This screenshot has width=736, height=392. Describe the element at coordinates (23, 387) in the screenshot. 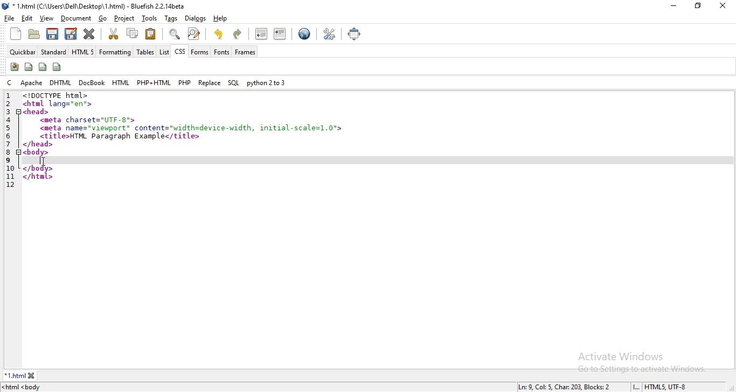

I see `<html <body` at that location.